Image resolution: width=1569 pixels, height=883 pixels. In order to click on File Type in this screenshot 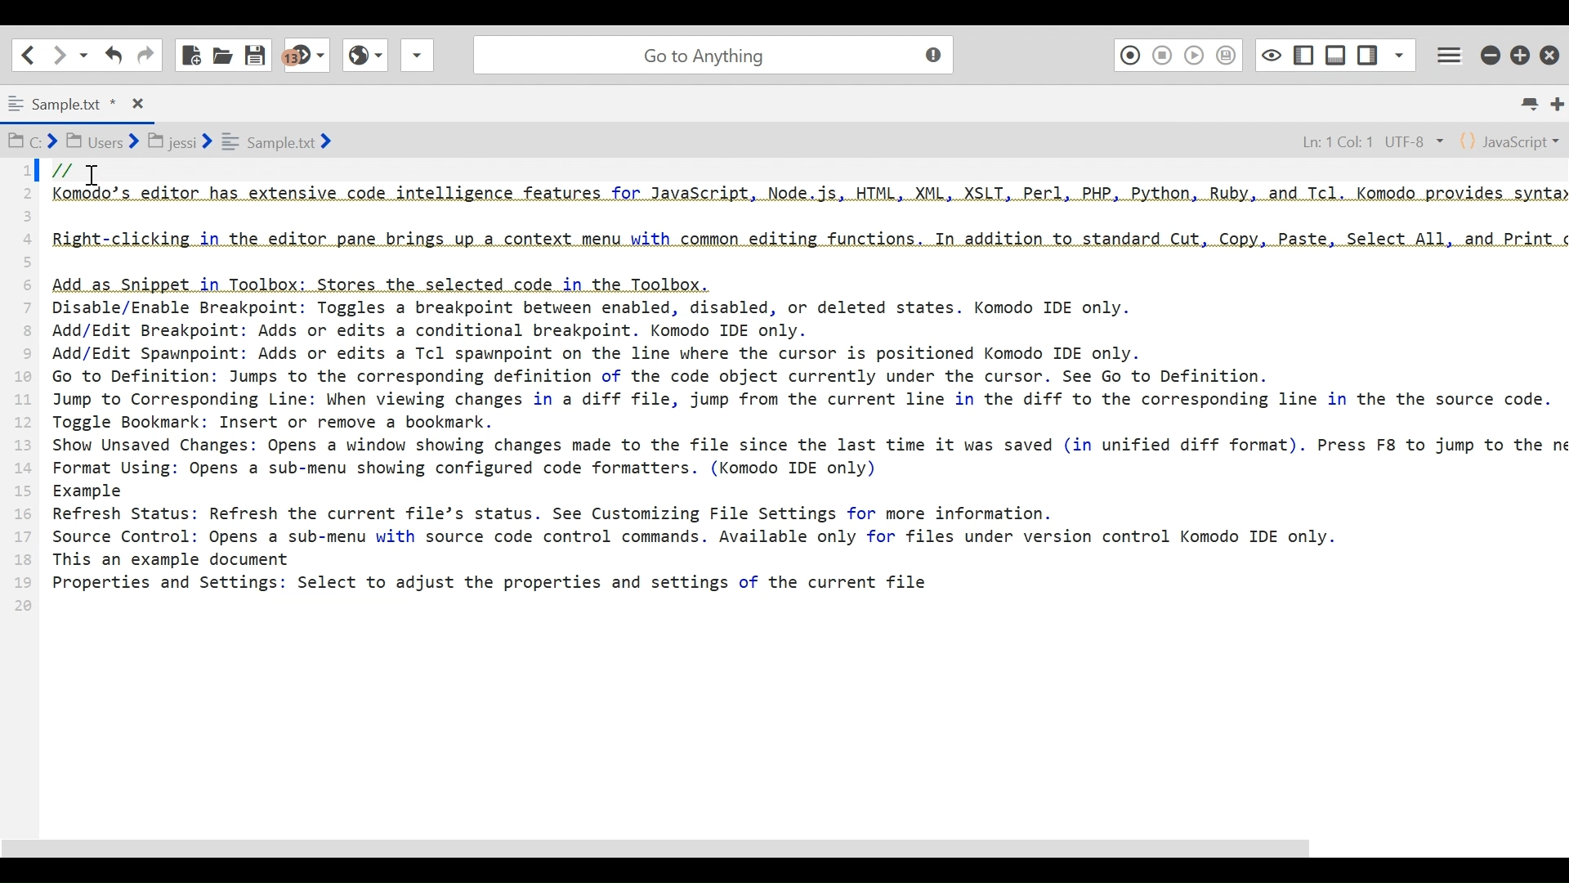, I will do `click(1511, 140)`.